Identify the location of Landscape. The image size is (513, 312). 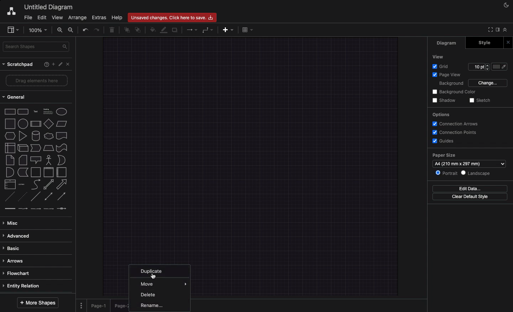
(476, 173).